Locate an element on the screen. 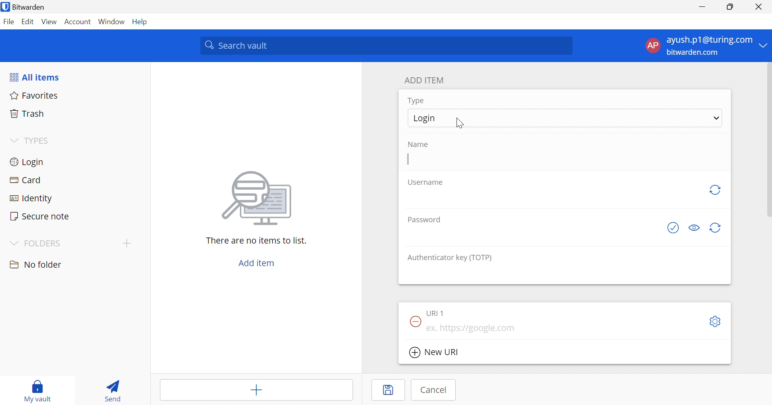  Authenticator (TOTP) is located at coordinates (450, 258).